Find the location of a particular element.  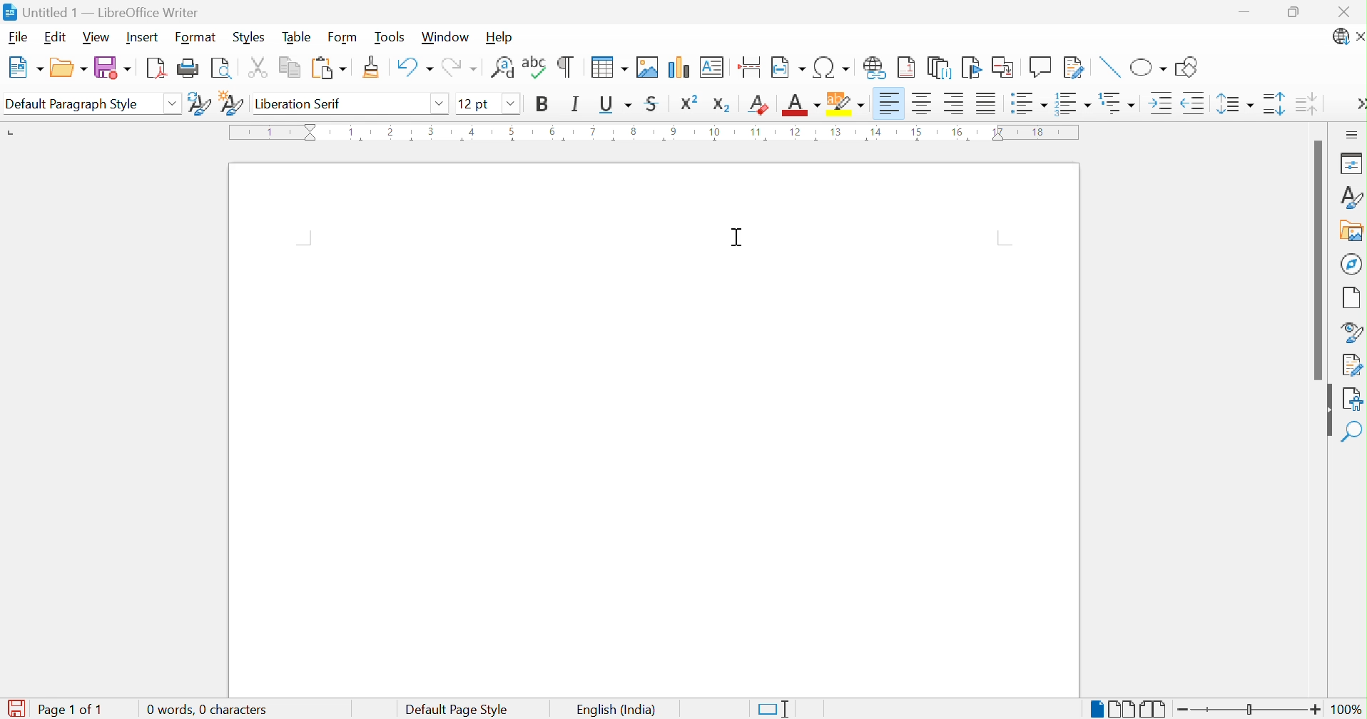

Accessibility check is located at coordinates (1353, 397).